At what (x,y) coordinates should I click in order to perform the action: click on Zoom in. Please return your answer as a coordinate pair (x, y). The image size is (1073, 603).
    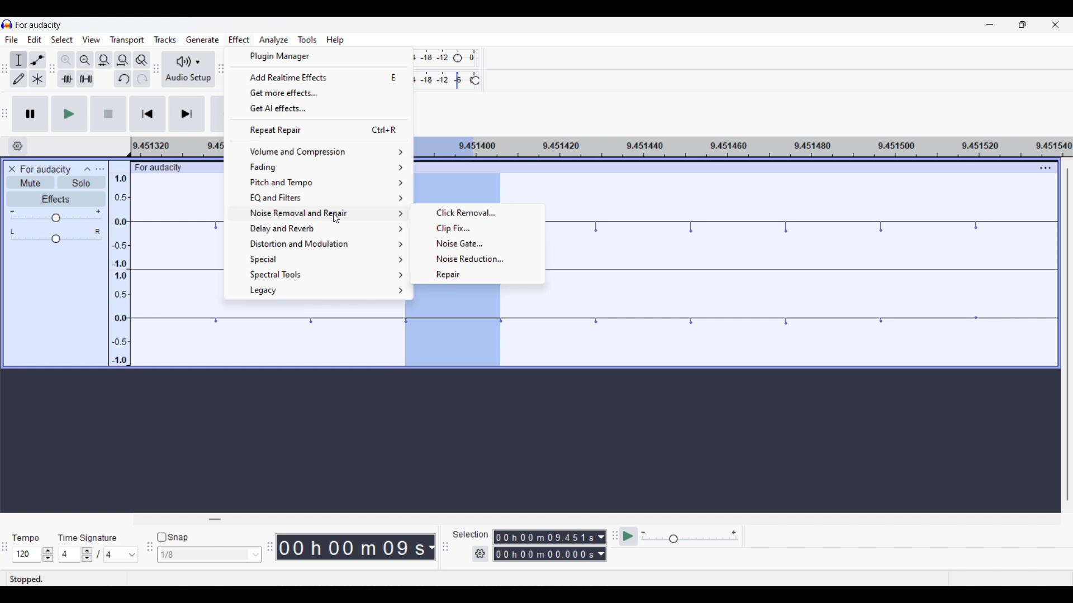
    Looking at the image, I should click on (66, 60).